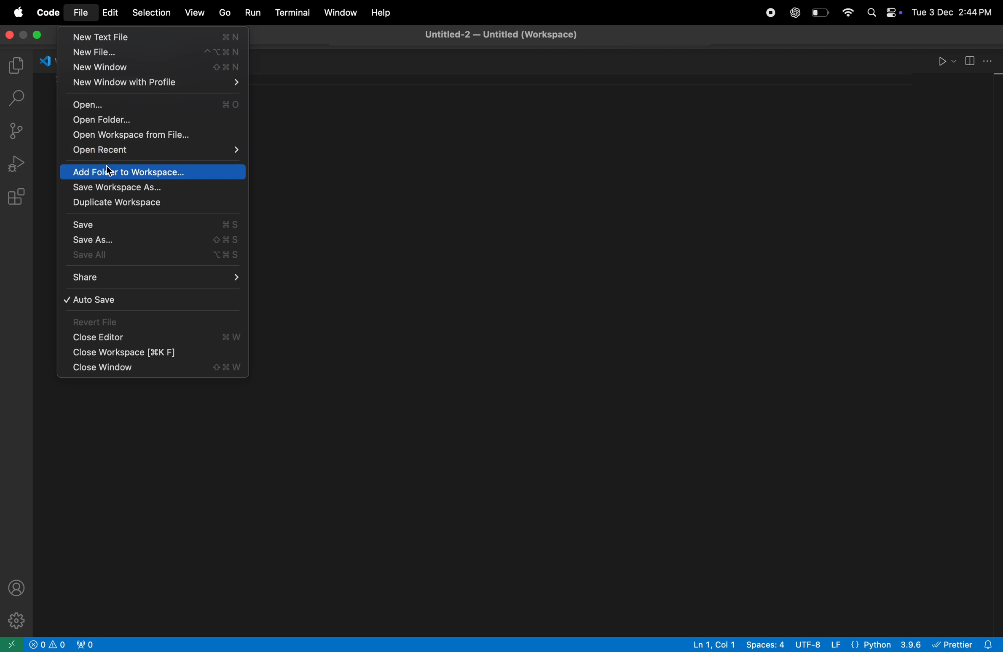  Describe the element at coordinates (88, 644) in the screenshot. I see `no active ports` at that location.